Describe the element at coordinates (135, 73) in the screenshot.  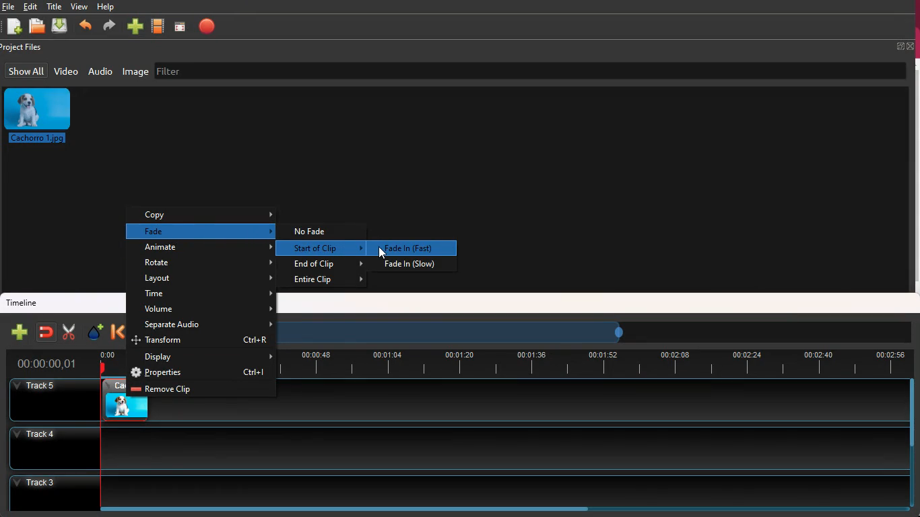
I see `image` at that location.